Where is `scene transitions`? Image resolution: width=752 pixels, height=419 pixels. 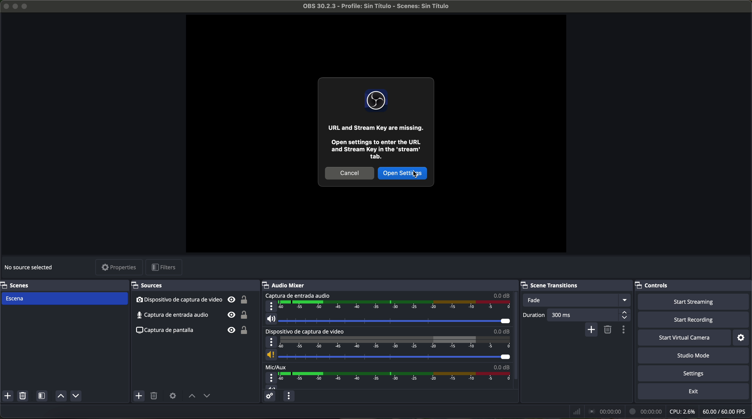
scene transitions is located at coordinates (575, 286).